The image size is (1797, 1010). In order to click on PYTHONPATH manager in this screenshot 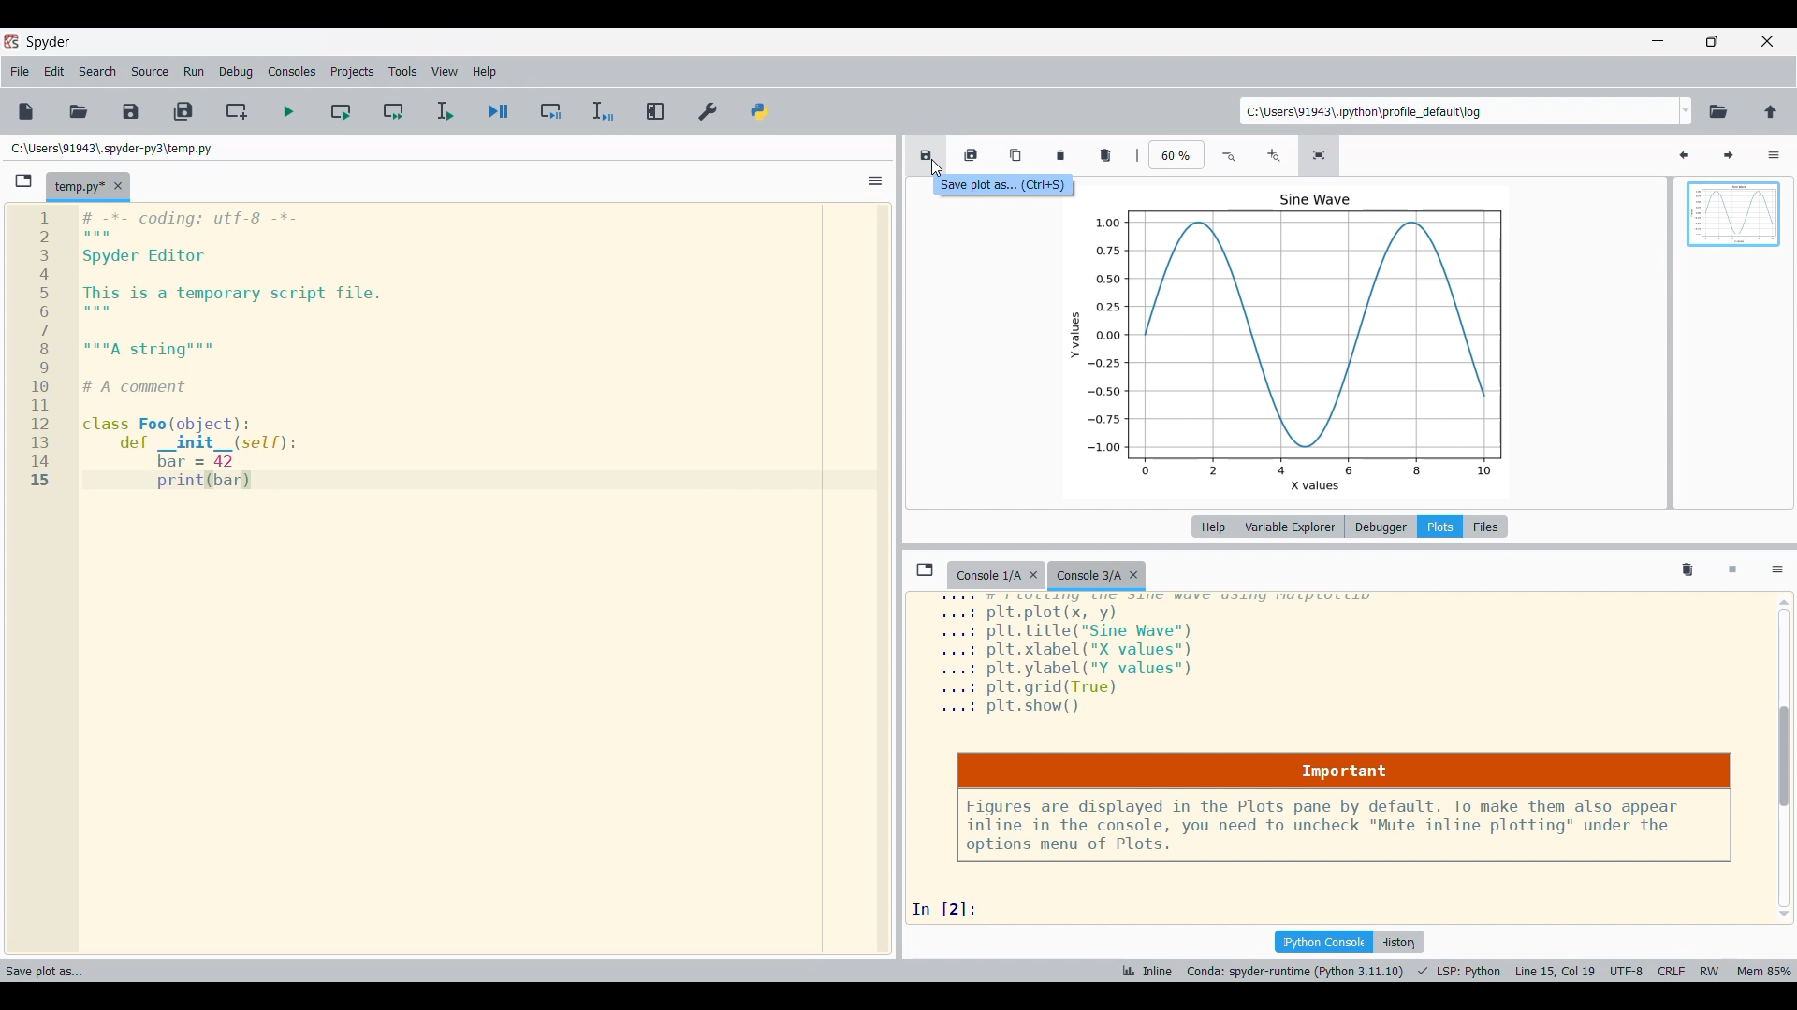, I will do `click(760, 111)`.